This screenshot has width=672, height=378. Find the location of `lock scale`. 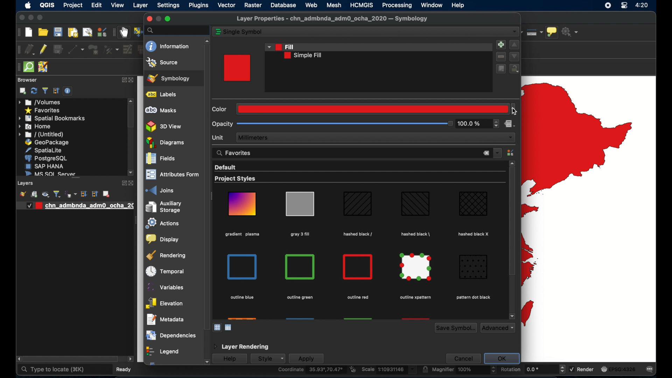

lock scale is located at coordinates (425, 370).